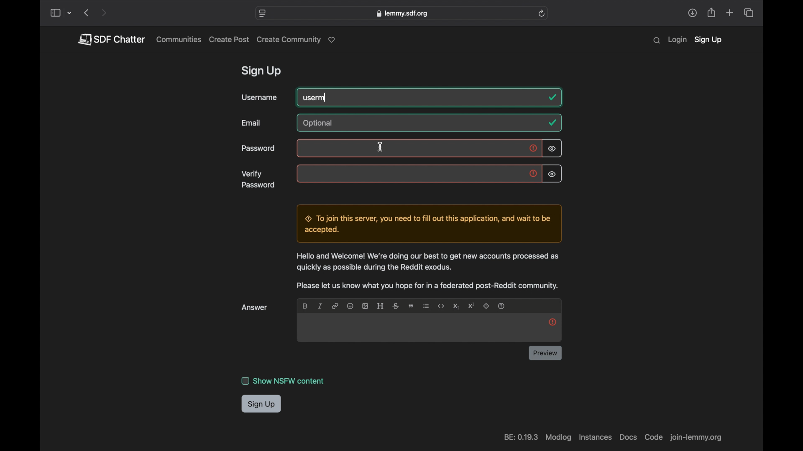 This screenshot has width=803, height=451. Describe the element at coordinates (653, 437) in the screenshot. I see `code` at that location.